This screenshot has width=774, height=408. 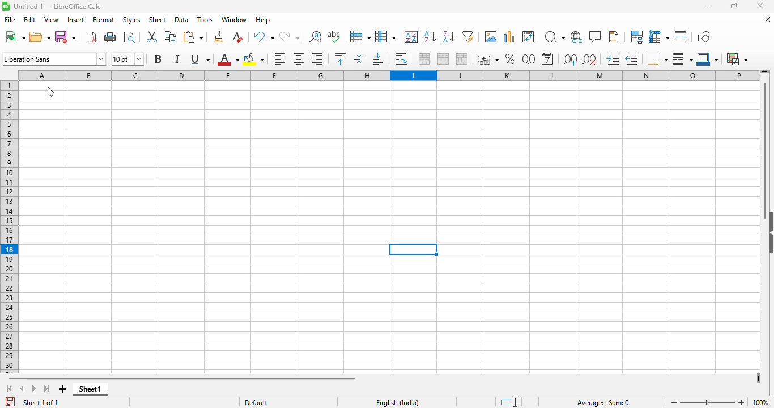 I want to click on spelling, so click(x=334, y=36).